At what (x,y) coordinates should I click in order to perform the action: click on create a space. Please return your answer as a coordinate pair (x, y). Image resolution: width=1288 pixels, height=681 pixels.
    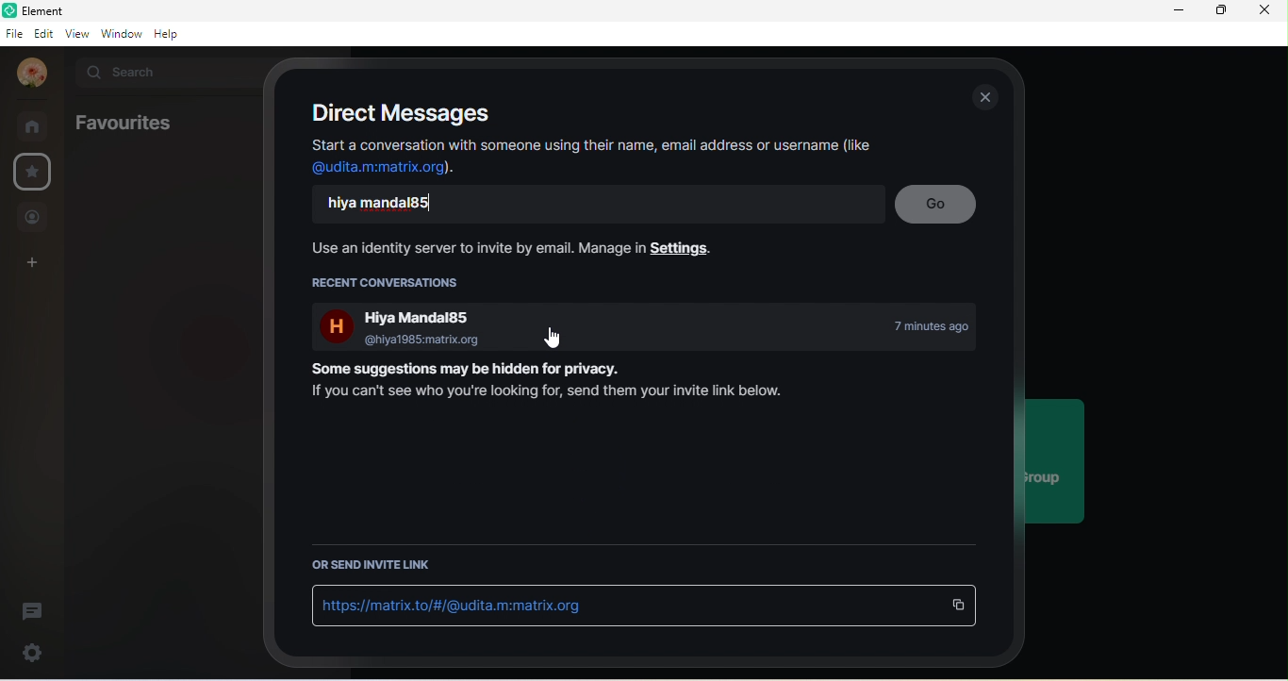
    Looking at the image, I should click on (33, 263).